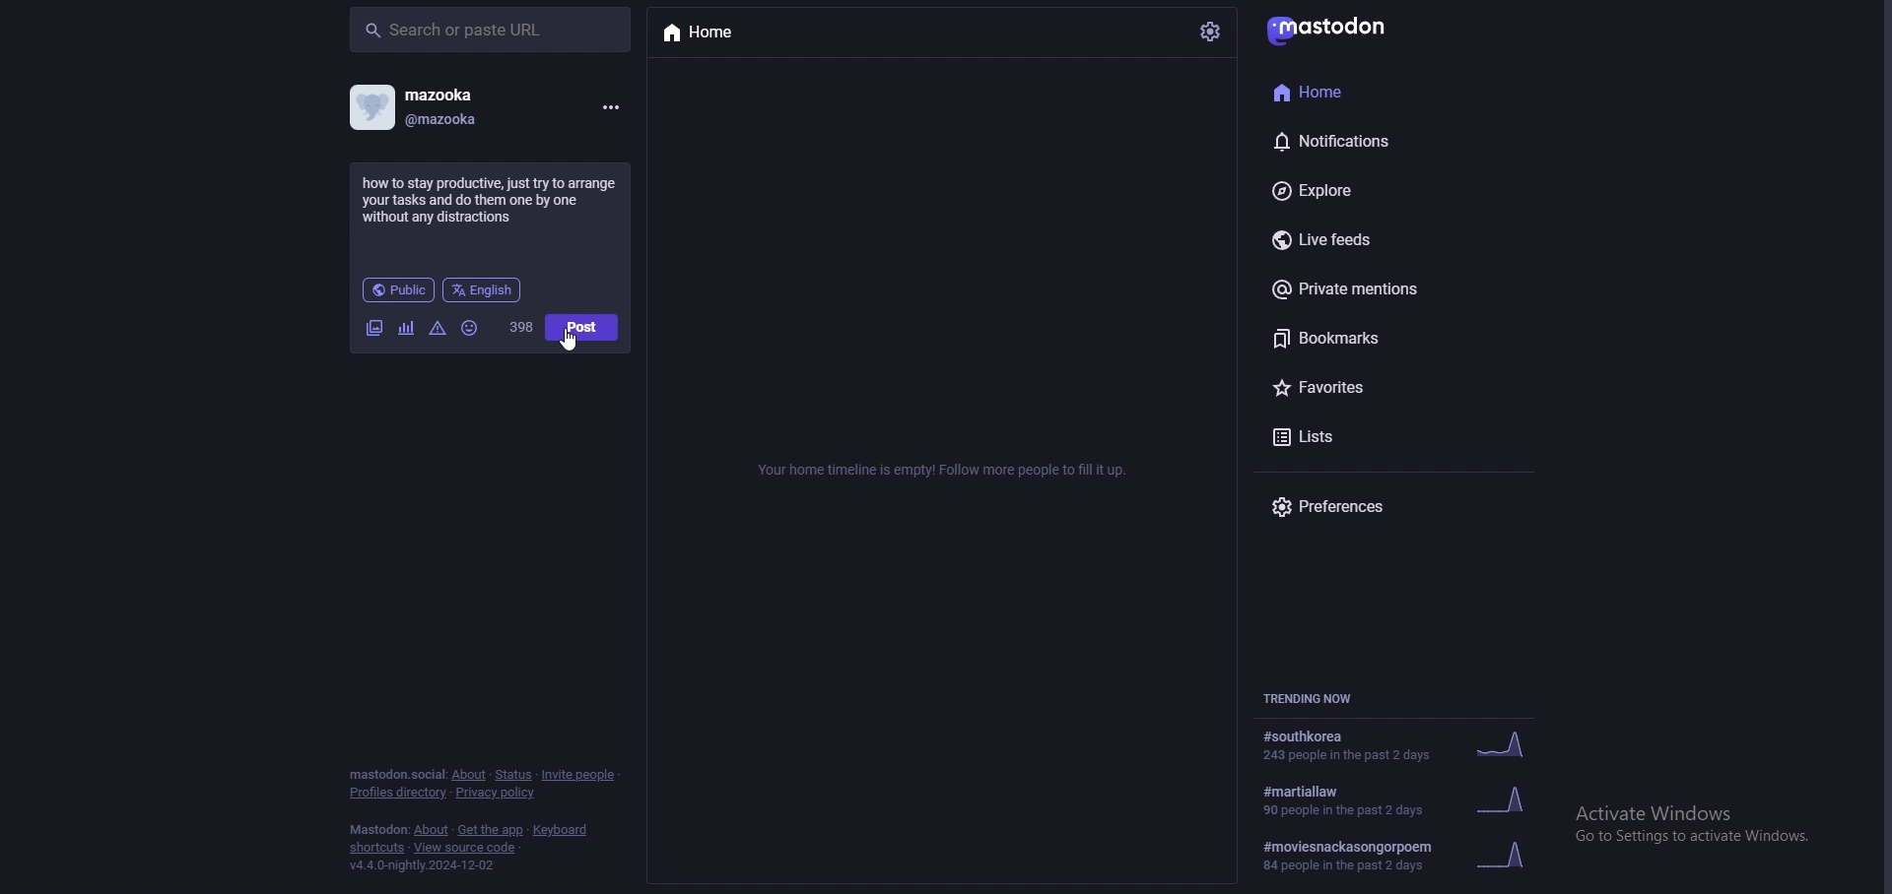  What do you see at coordinates (377, 829) in the screenshot?
I see `mastodon` at bounding box center [377, 829].